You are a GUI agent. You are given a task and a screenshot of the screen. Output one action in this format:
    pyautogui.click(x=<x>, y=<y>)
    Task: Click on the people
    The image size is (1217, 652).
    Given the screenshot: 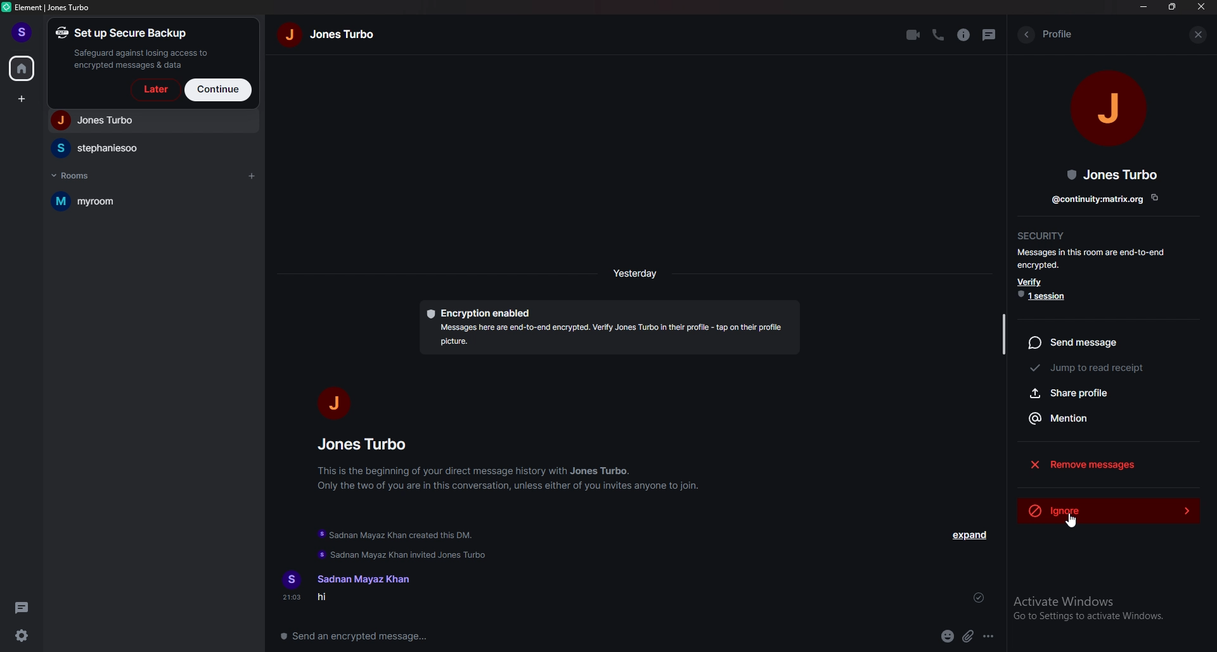 What is the action you would take?
    pyautogui.click(x=151, y=148)
    